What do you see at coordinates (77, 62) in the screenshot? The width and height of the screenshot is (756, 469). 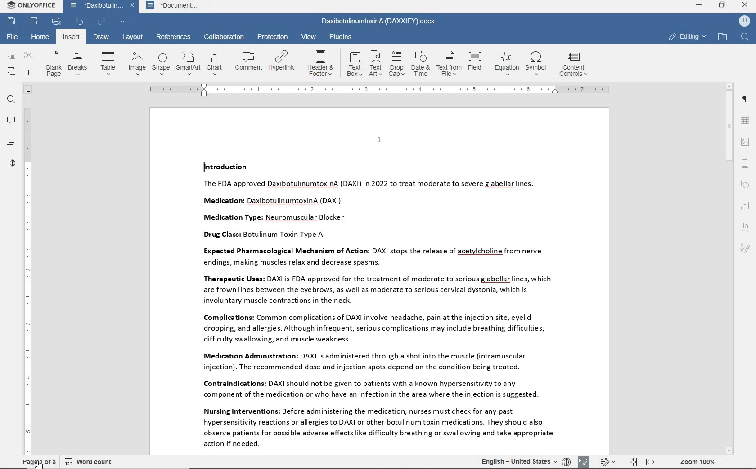 I see `breaks` at bounding box center [77, 62].